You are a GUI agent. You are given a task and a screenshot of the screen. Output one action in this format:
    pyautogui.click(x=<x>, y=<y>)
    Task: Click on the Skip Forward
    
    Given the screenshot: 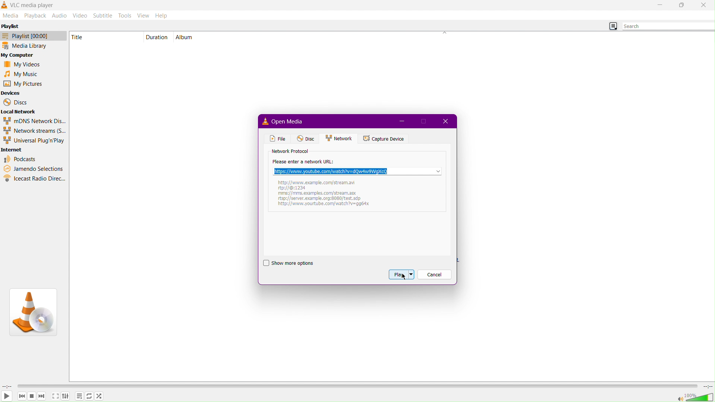 What is the action you would take?
    pyautogui.click(x=43, y=398)
    